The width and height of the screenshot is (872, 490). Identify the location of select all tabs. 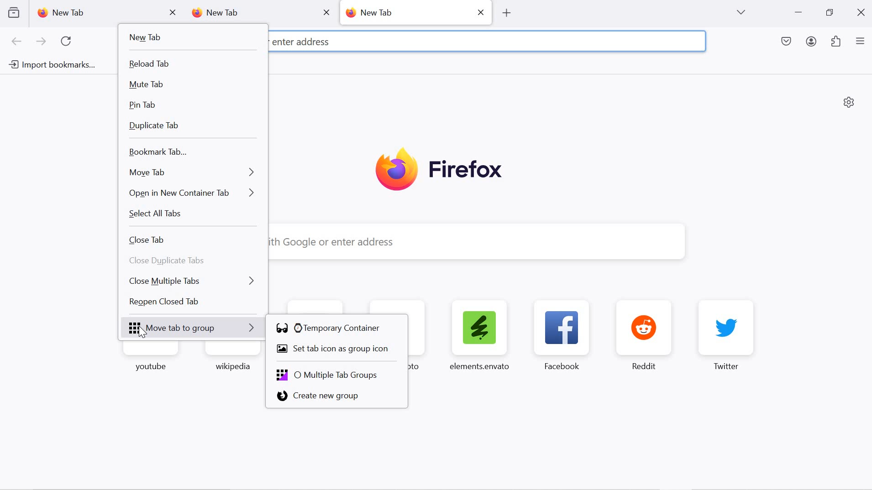
(192, 216).